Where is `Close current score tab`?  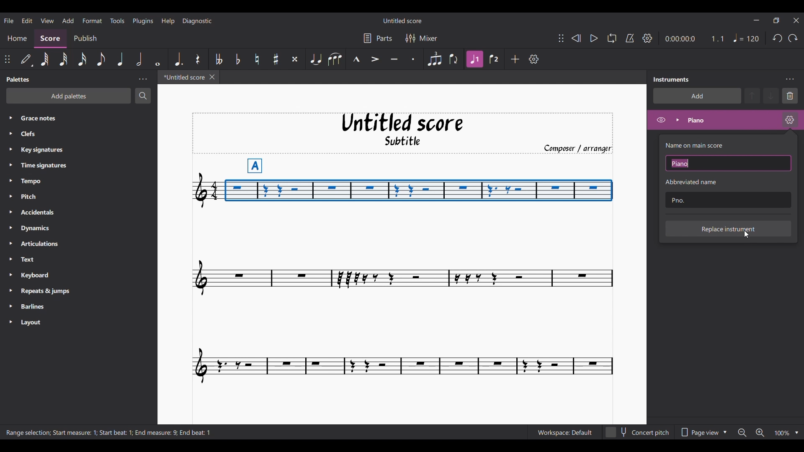 Close current score tab is located at coordinates (212, 77).